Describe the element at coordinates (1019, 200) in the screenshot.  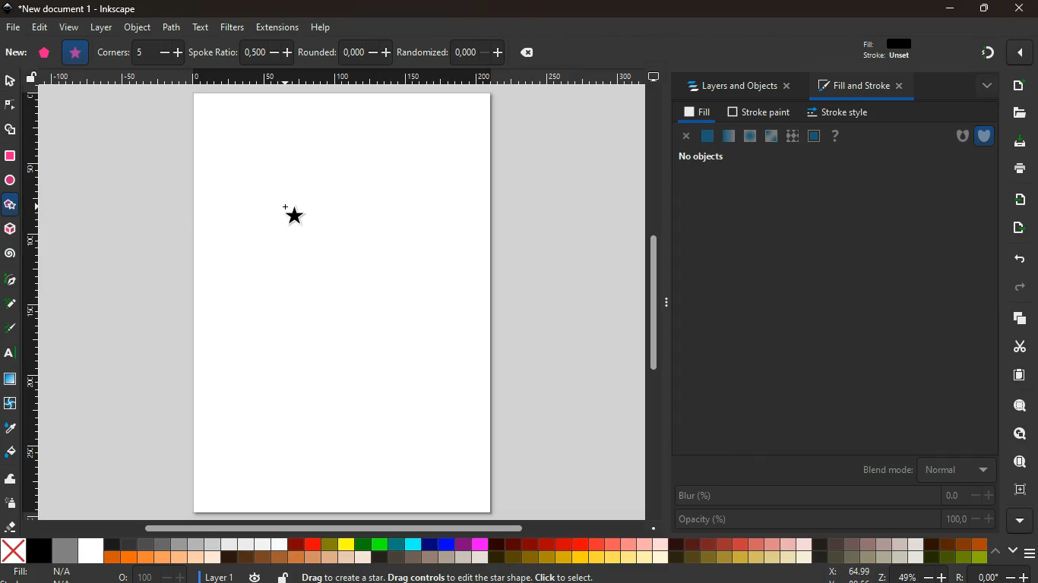
I see `send` at that location.